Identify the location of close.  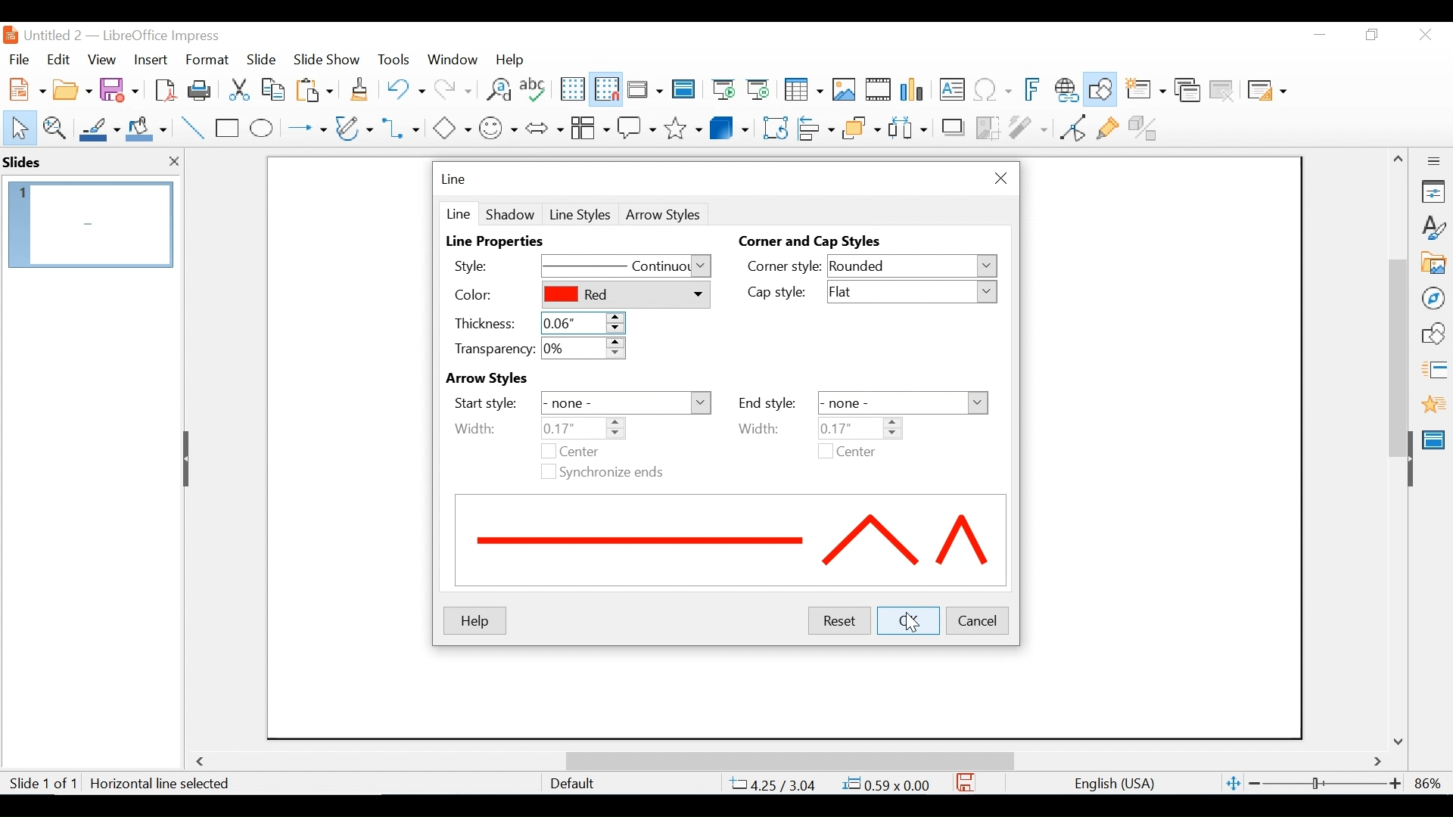
(176, 163).